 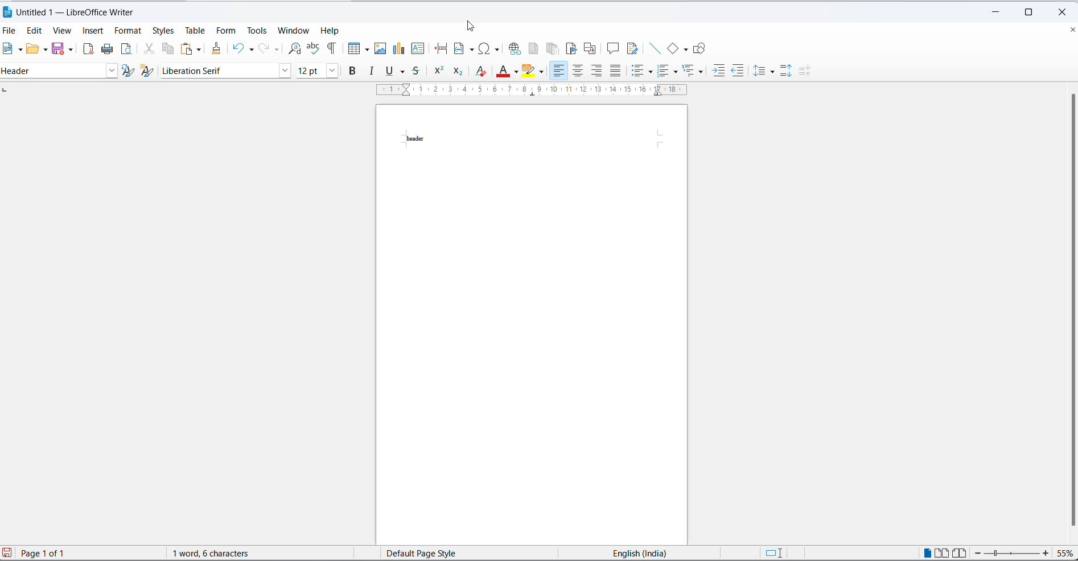 What do you see at coordinates (501, 71) in the screenshot?
I see `font color` at bounding box center [501, 71].